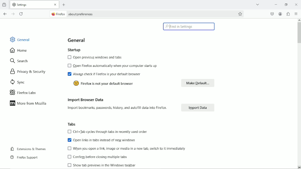  What do you see at coordinates (5, 13) in the screenshot?
I see `go back` at bounding box center [5, 13].